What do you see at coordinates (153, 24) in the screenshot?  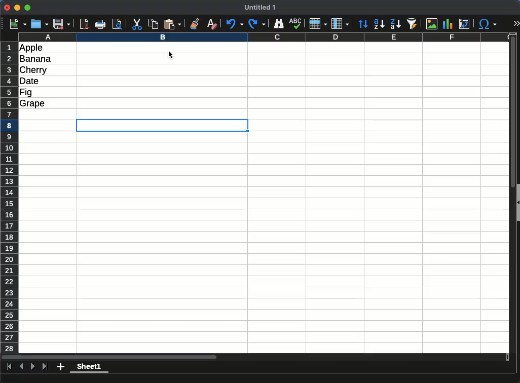 I see `copy` at bounding box center [153, 24].